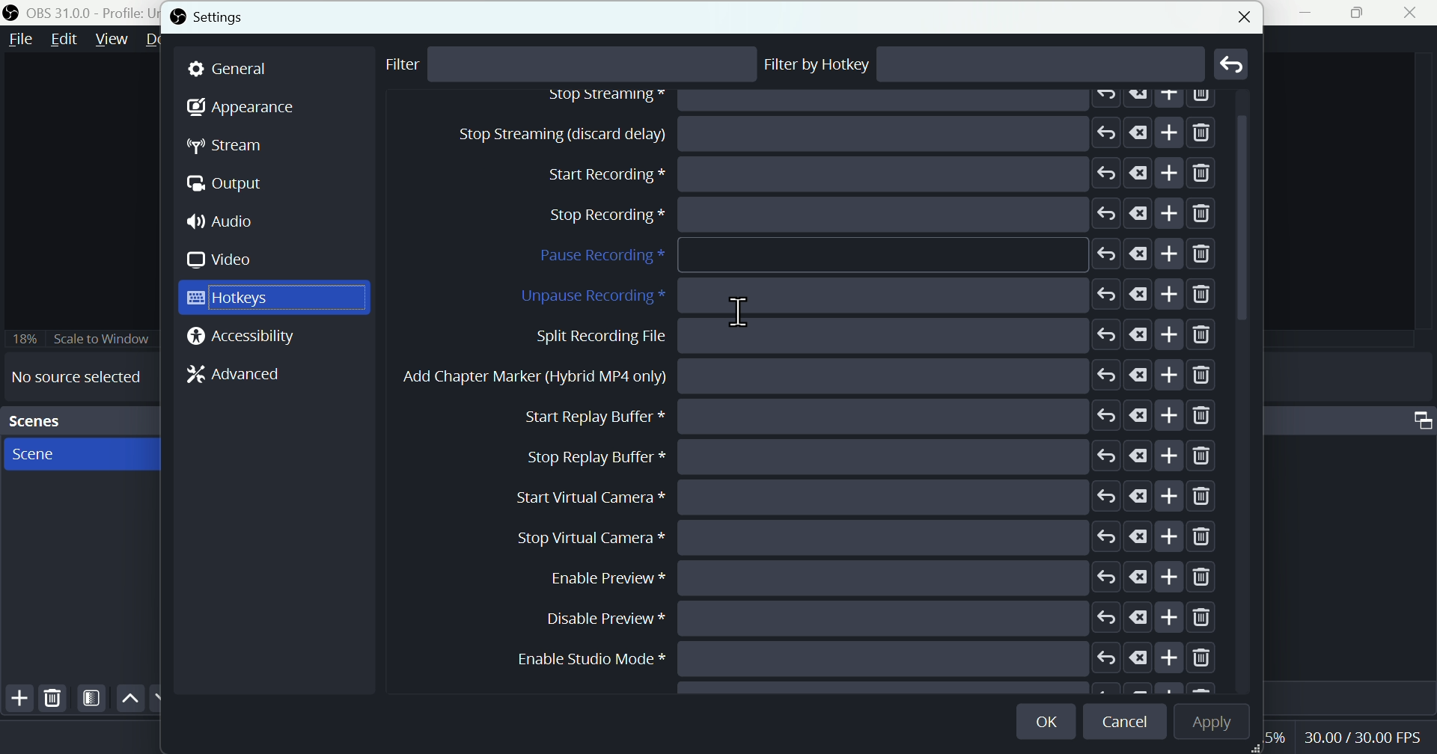 This screenshot has width=1437, height=754. Describe the element at coordinates (807, 375) in the screenshot. I see `Add chapter marker` at that location.